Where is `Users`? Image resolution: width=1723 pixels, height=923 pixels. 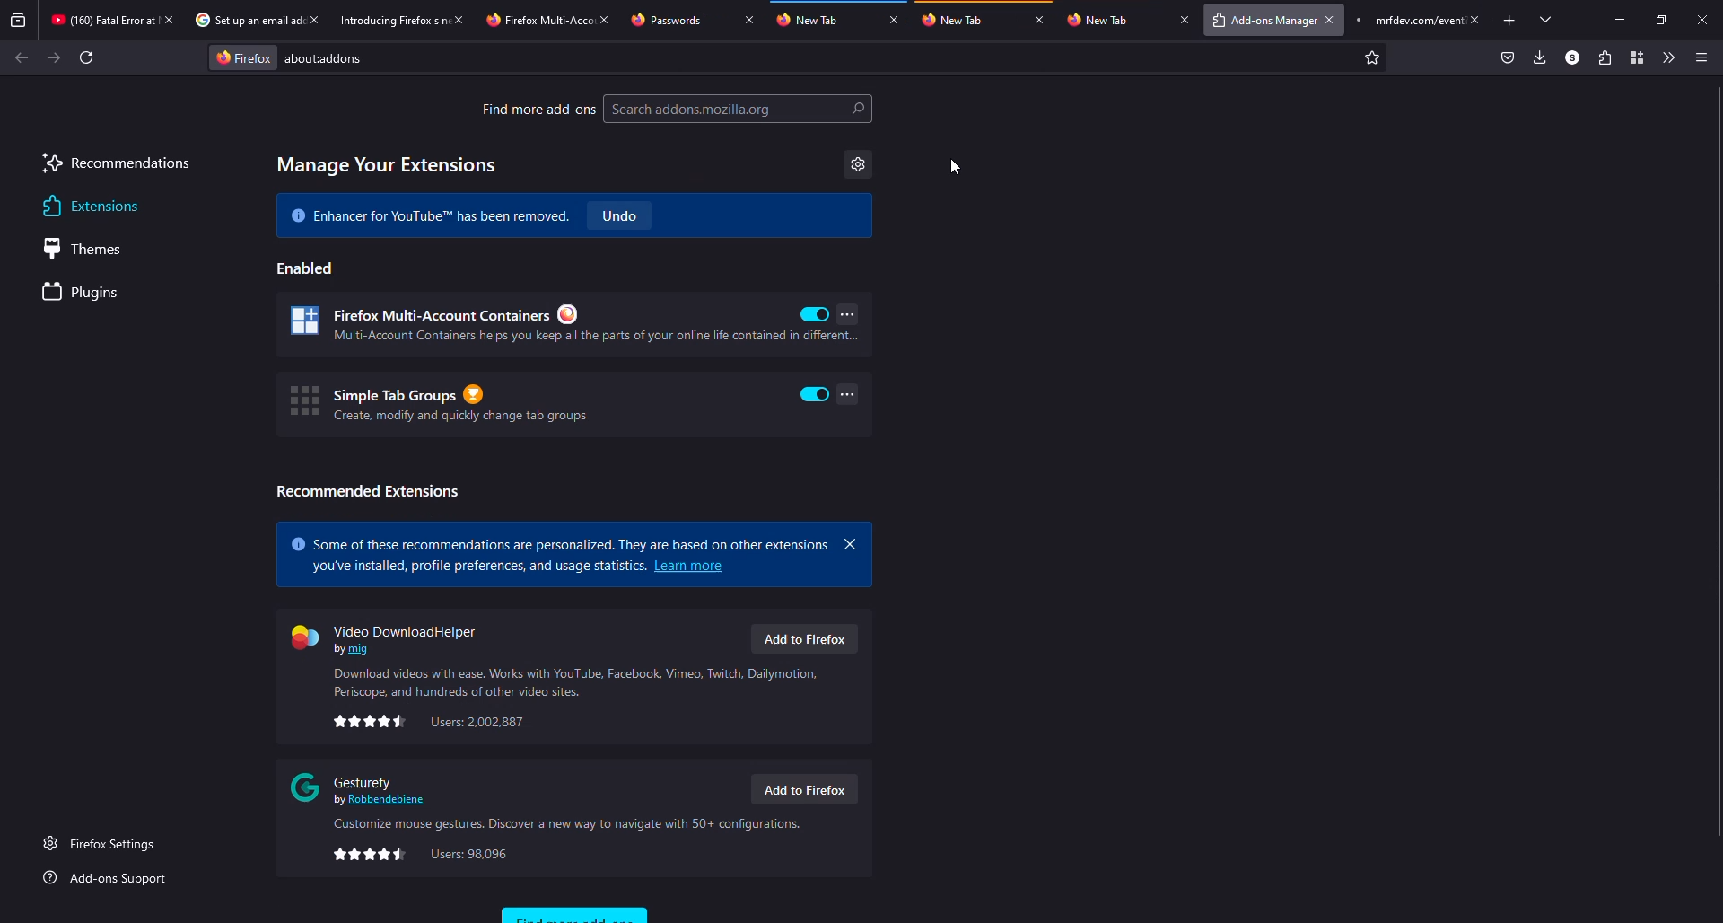
Users is located at coordinates (468, 854).